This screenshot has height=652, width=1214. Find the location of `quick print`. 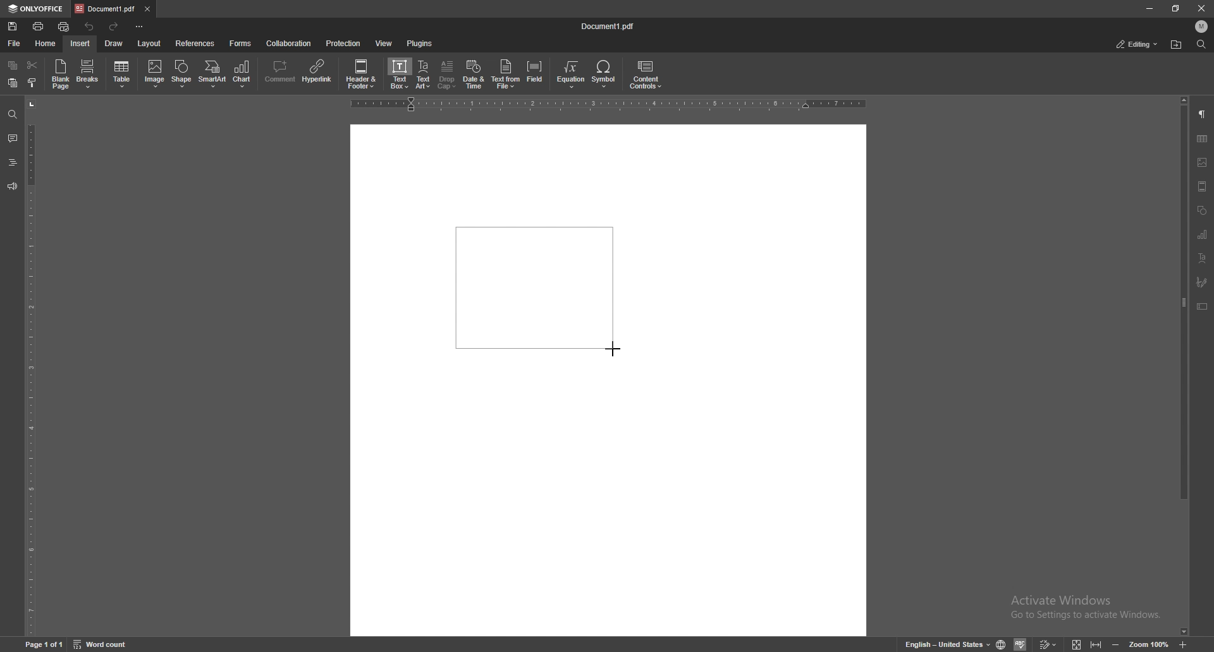

quick print is located at coordinates (64, 27).